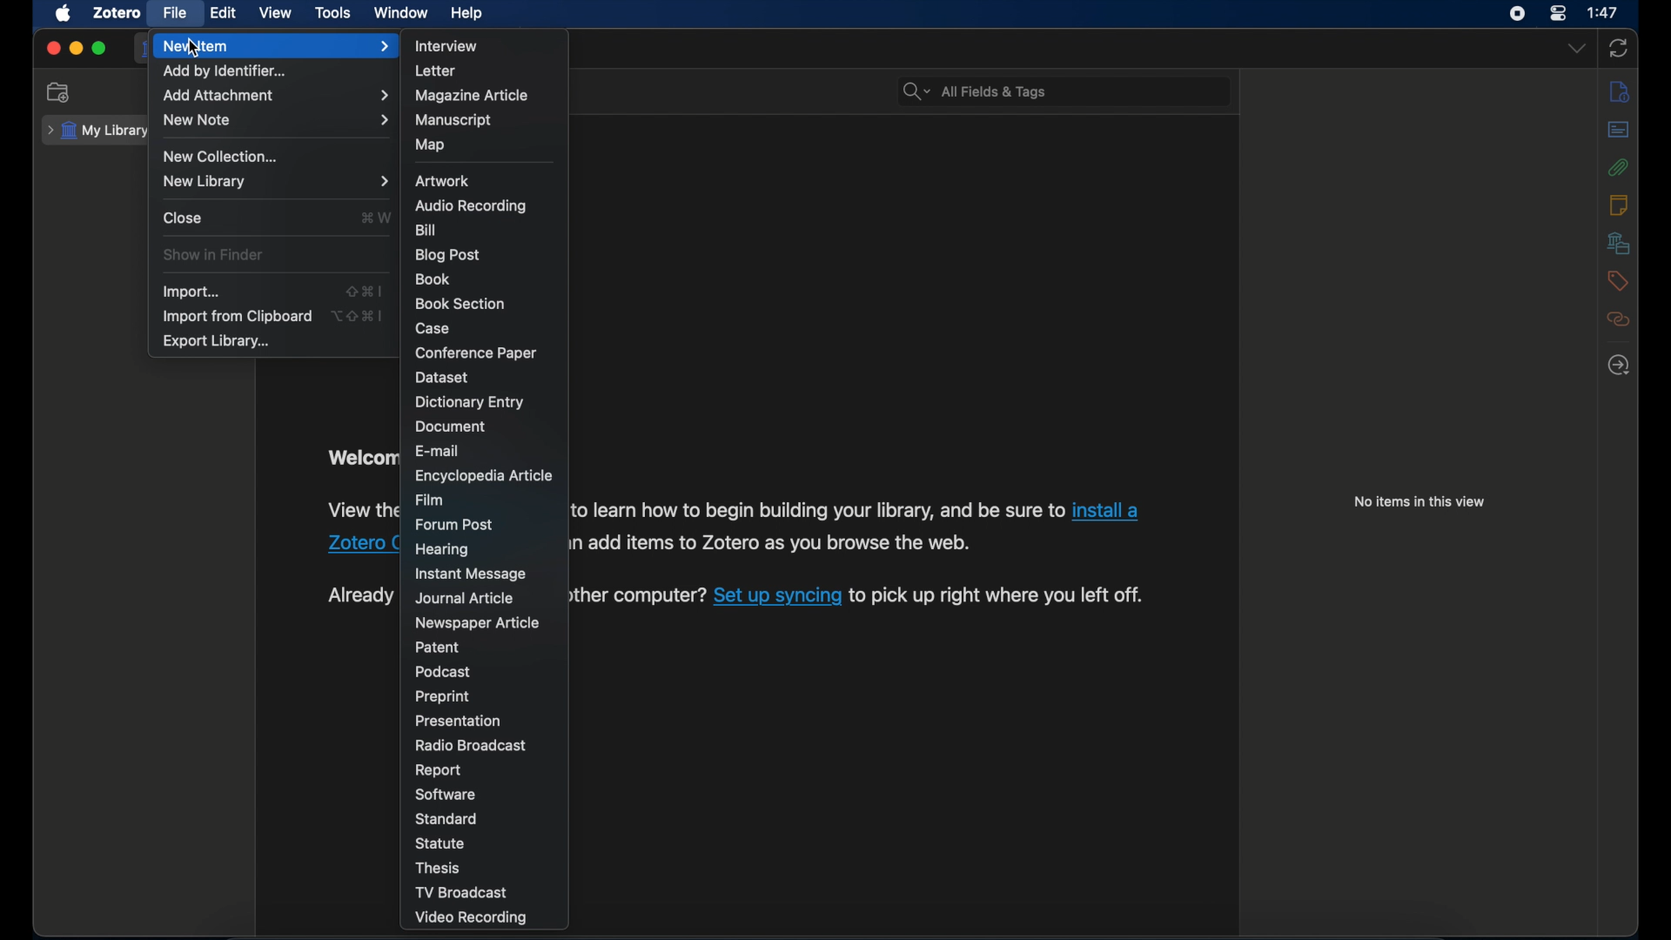 The width and height of the screenshot is (1671, 940). I want to click on my library, so click(96, 131).